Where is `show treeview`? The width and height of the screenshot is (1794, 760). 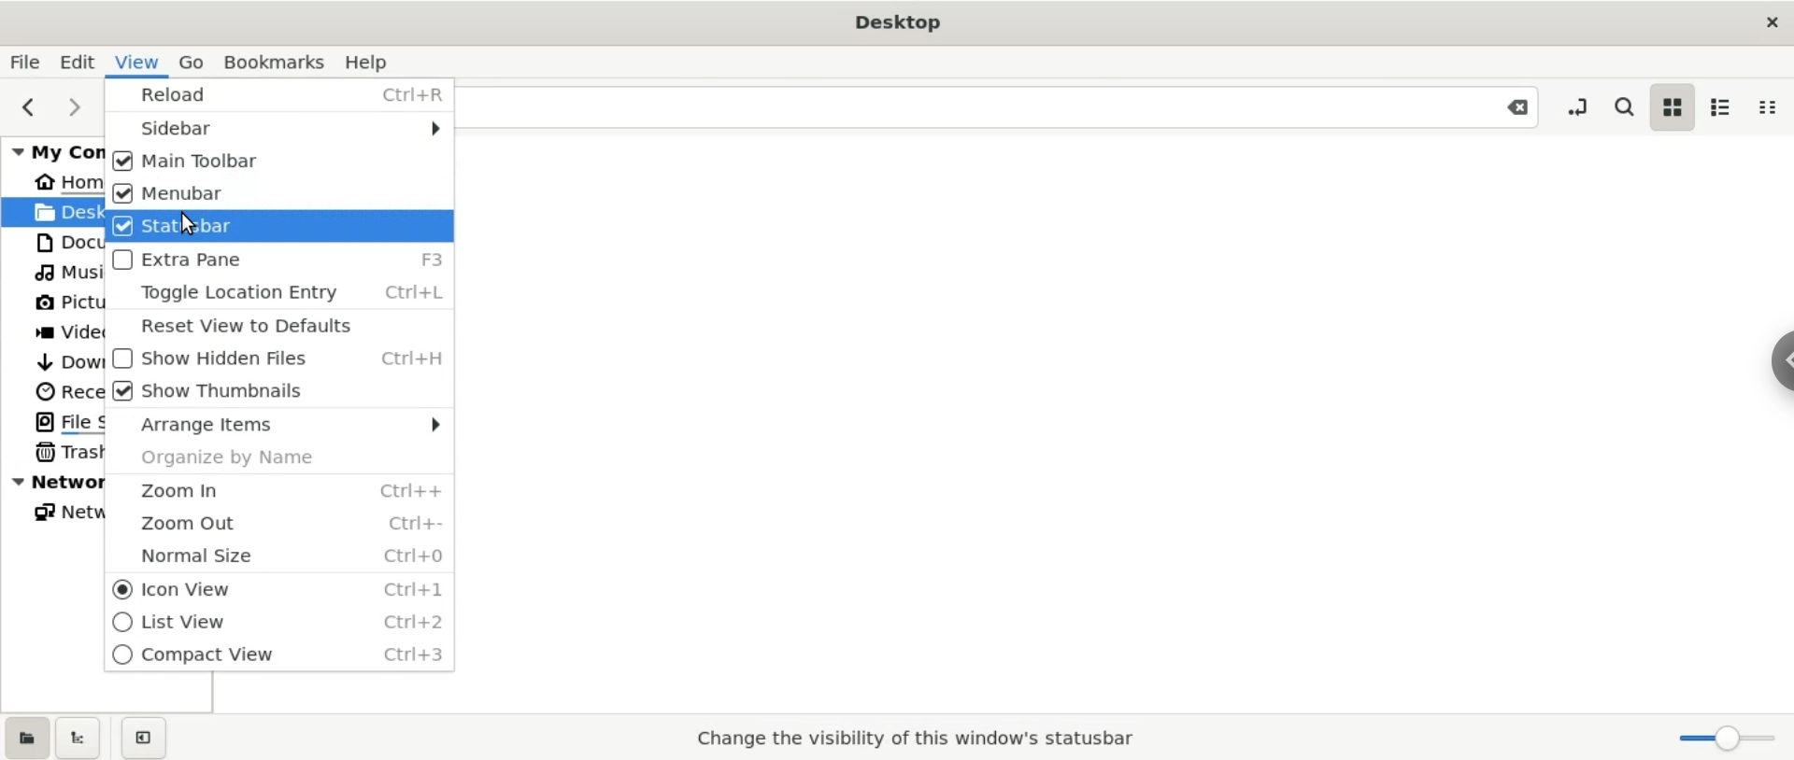
show treeview is located at coordinates (78, 738).